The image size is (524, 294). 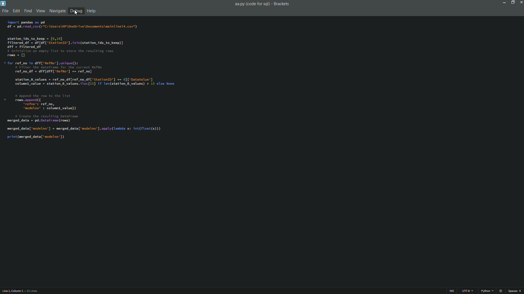 What do you see at coordinates (28, 11) in the screenshot?
I see `find menu` at bounding box center [28, 11].